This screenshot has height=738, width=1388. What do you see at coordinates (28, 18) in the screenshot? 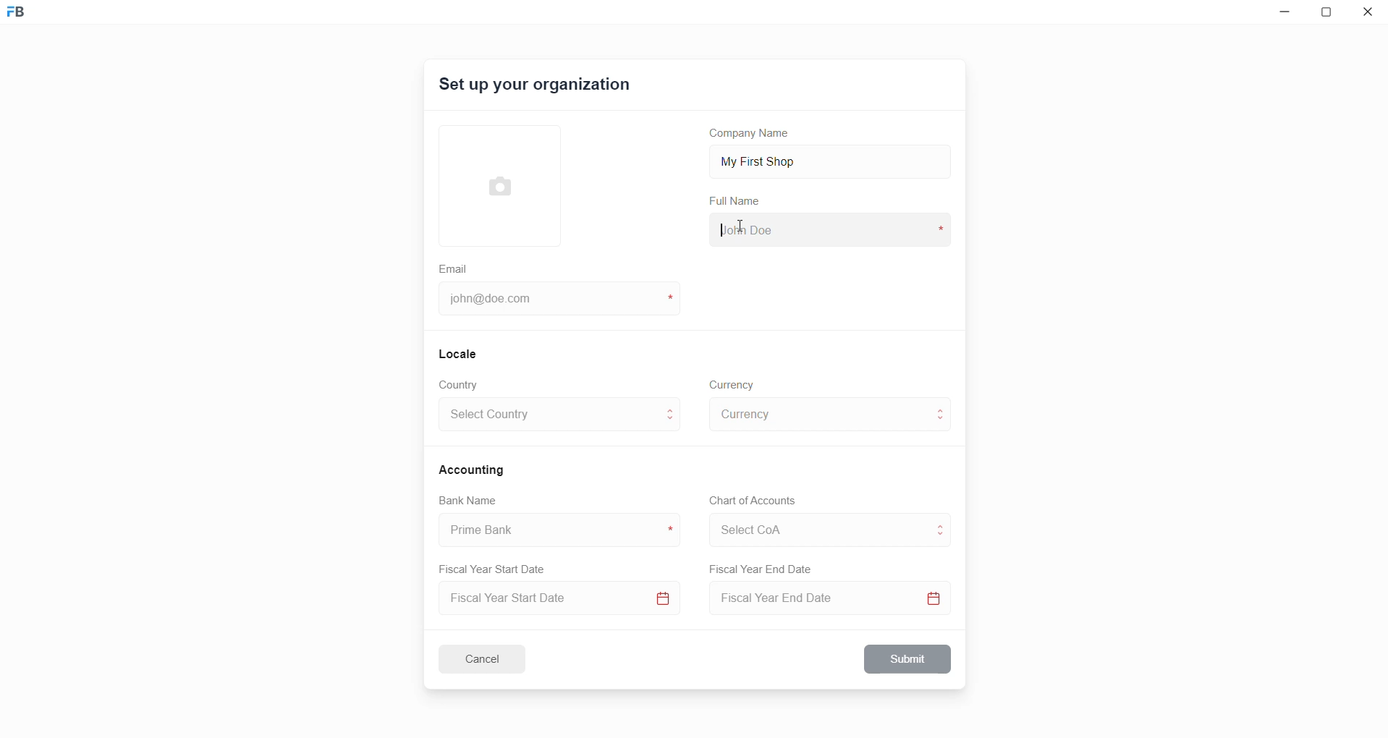
I see `Frappe Book logo` at bounding box center [28, 18].